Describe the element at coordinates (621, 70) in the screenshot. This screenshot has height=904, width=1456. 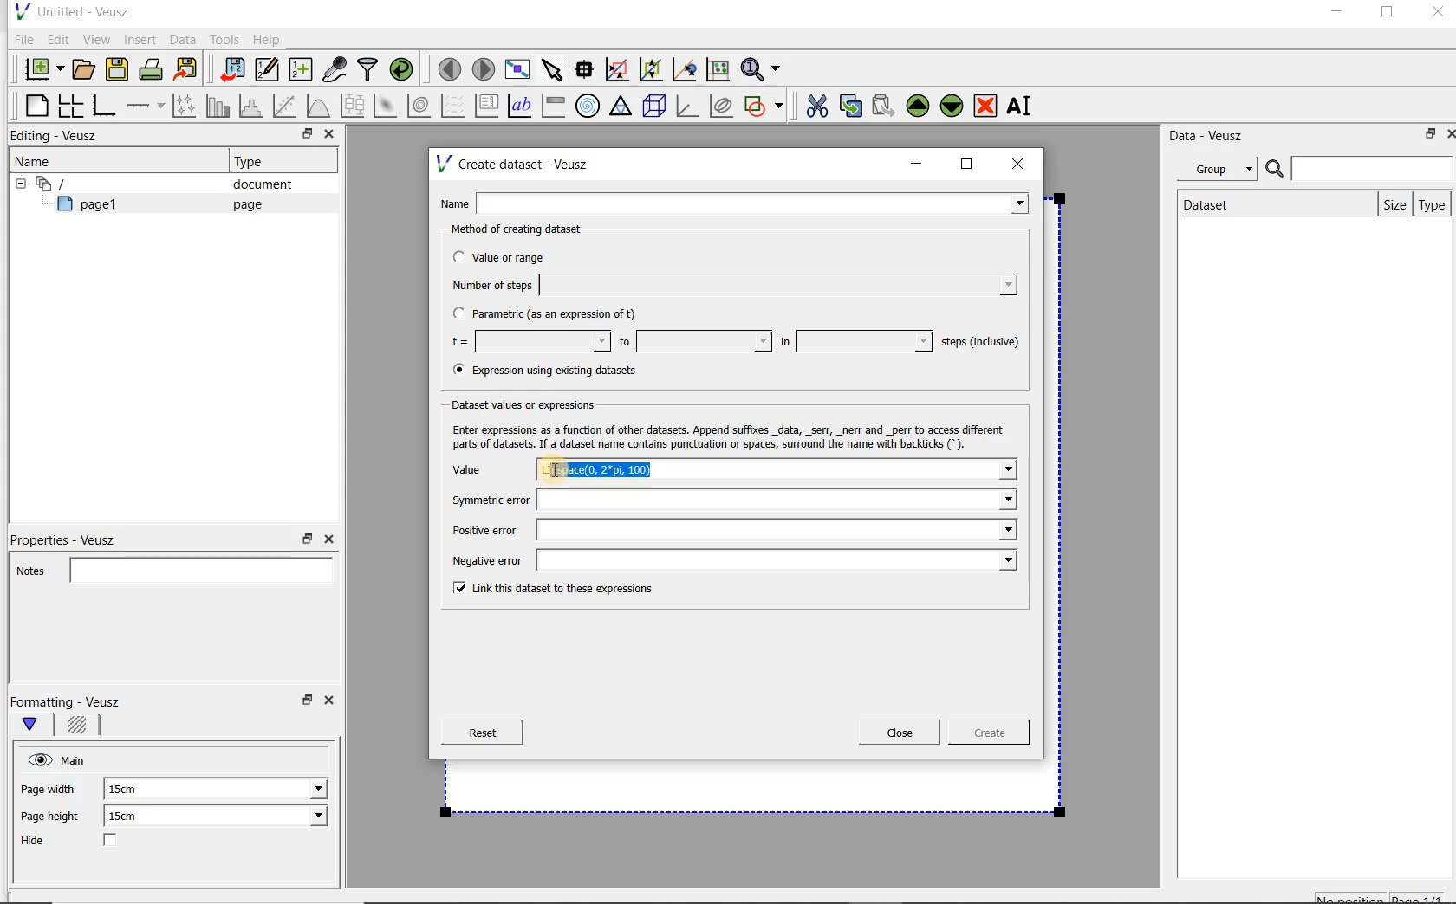
I see `click or draw a rectangle to zoom graph axes` at that location.